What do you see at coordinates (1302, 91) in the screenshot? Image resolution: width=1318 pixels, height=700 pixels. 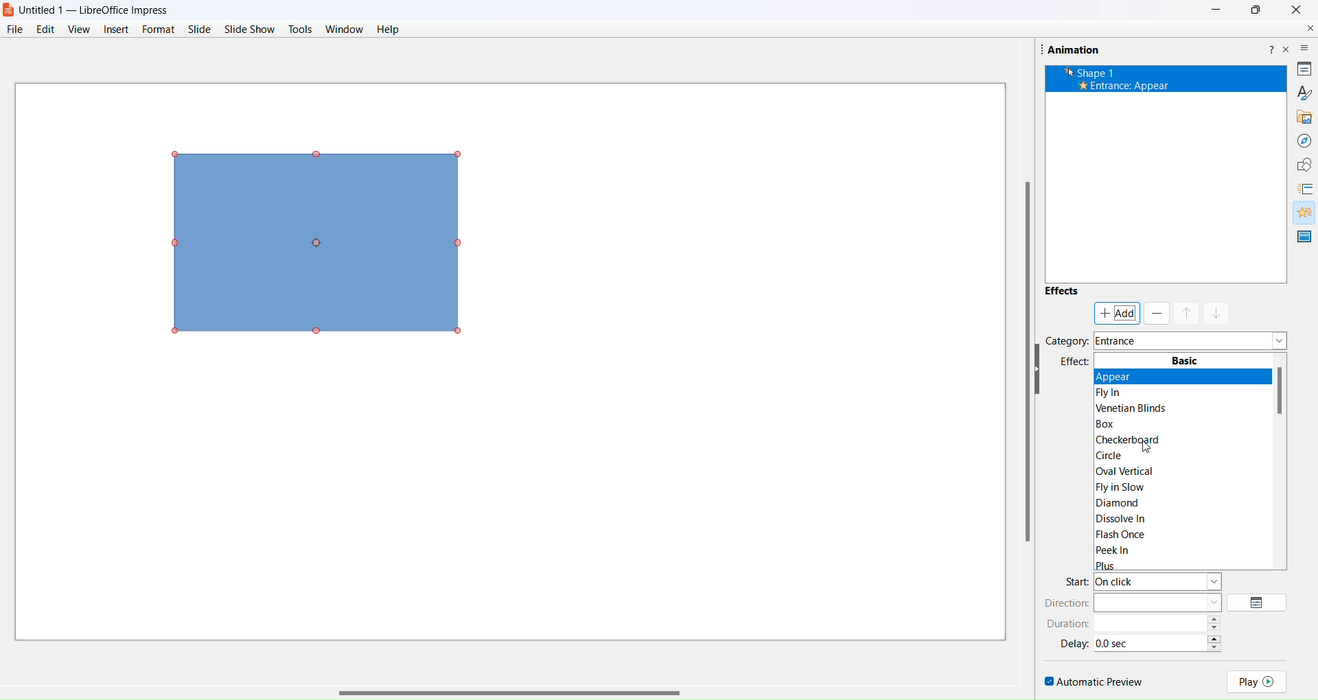 I see `brush` at bounding box center [1302, 91].